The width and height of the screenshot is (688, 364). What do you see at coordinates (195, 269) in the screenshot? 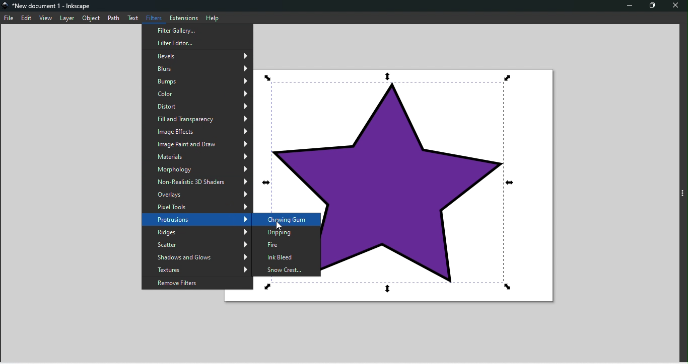
I see `Textures` at bounding box center [195, 269].